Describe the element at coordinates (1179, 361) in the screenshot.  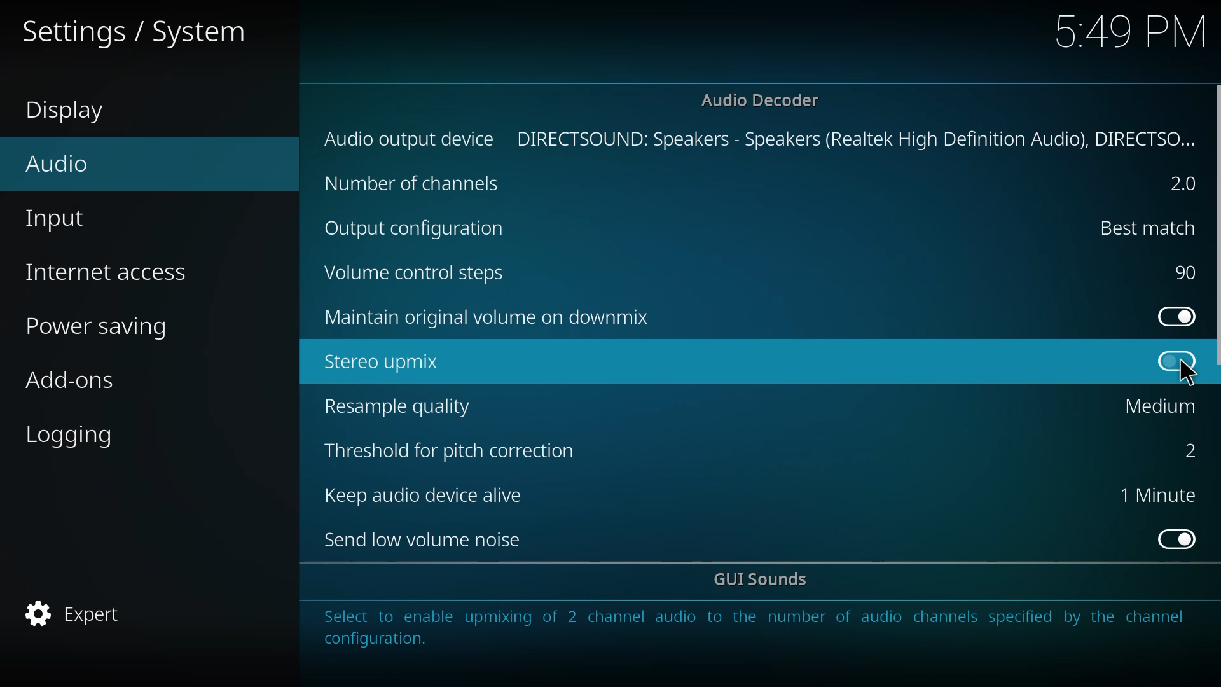
I see `click` at that location.